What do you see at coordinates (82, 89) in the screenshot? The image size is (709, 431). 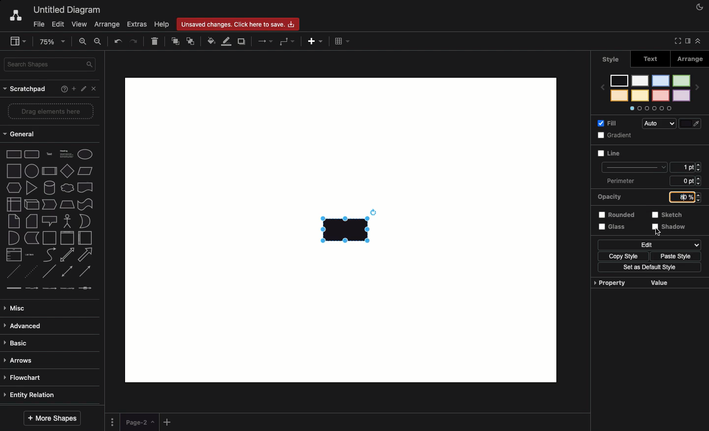 I see `Edit` at bounding box center [82, 89].